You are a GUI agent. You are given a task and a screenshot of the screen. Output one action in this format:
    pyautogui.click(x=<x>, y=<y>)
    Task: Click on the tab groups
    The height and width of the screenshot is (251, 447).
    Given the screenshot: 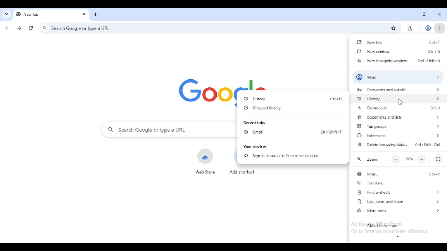 What is the action you would take?
    pyautogui.click(x=399, y=126)
    